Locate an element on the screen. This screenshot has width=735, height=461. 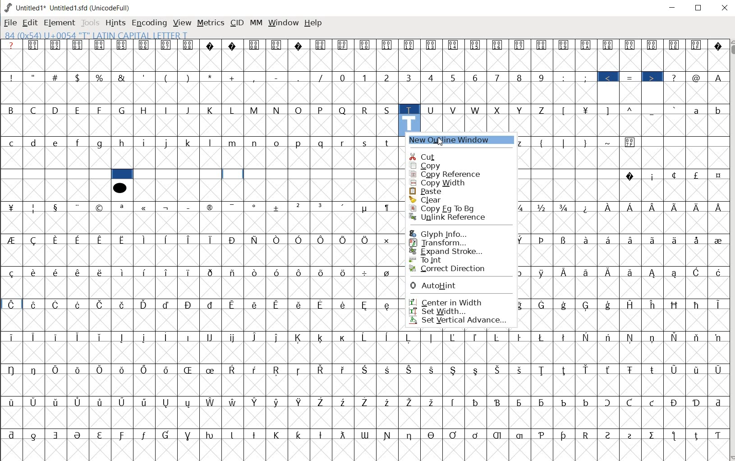
Symbol is located at coordinates (211, 207).